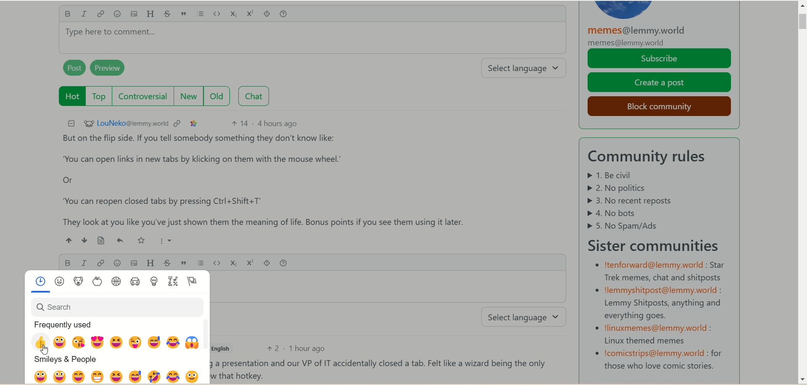 This screenshot has height=385, width=807. What do you see at coordinates (283, 262) in the screenshot?
I see `help` at bounding box center [283, 262].